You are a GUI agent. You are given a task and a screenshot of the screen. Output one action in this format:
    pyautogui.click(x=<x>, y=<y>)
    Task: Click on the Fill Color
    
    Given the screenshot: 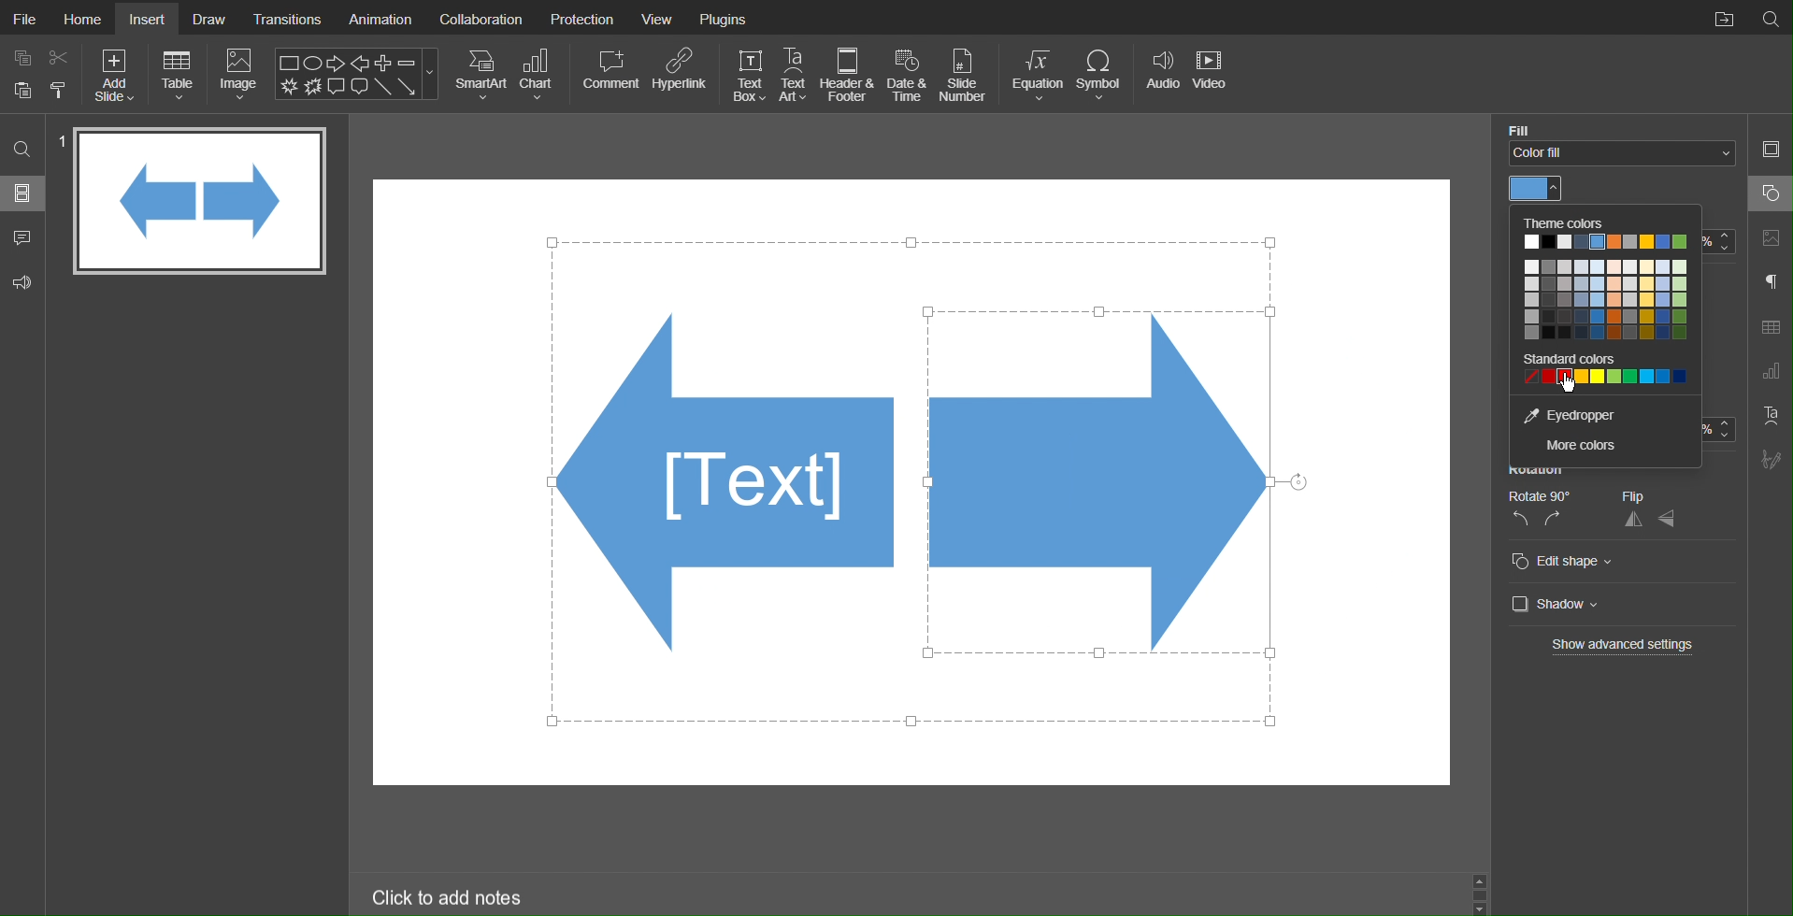 What is the action you would take?
    pyautogui.click(x=1620, y=154)
    